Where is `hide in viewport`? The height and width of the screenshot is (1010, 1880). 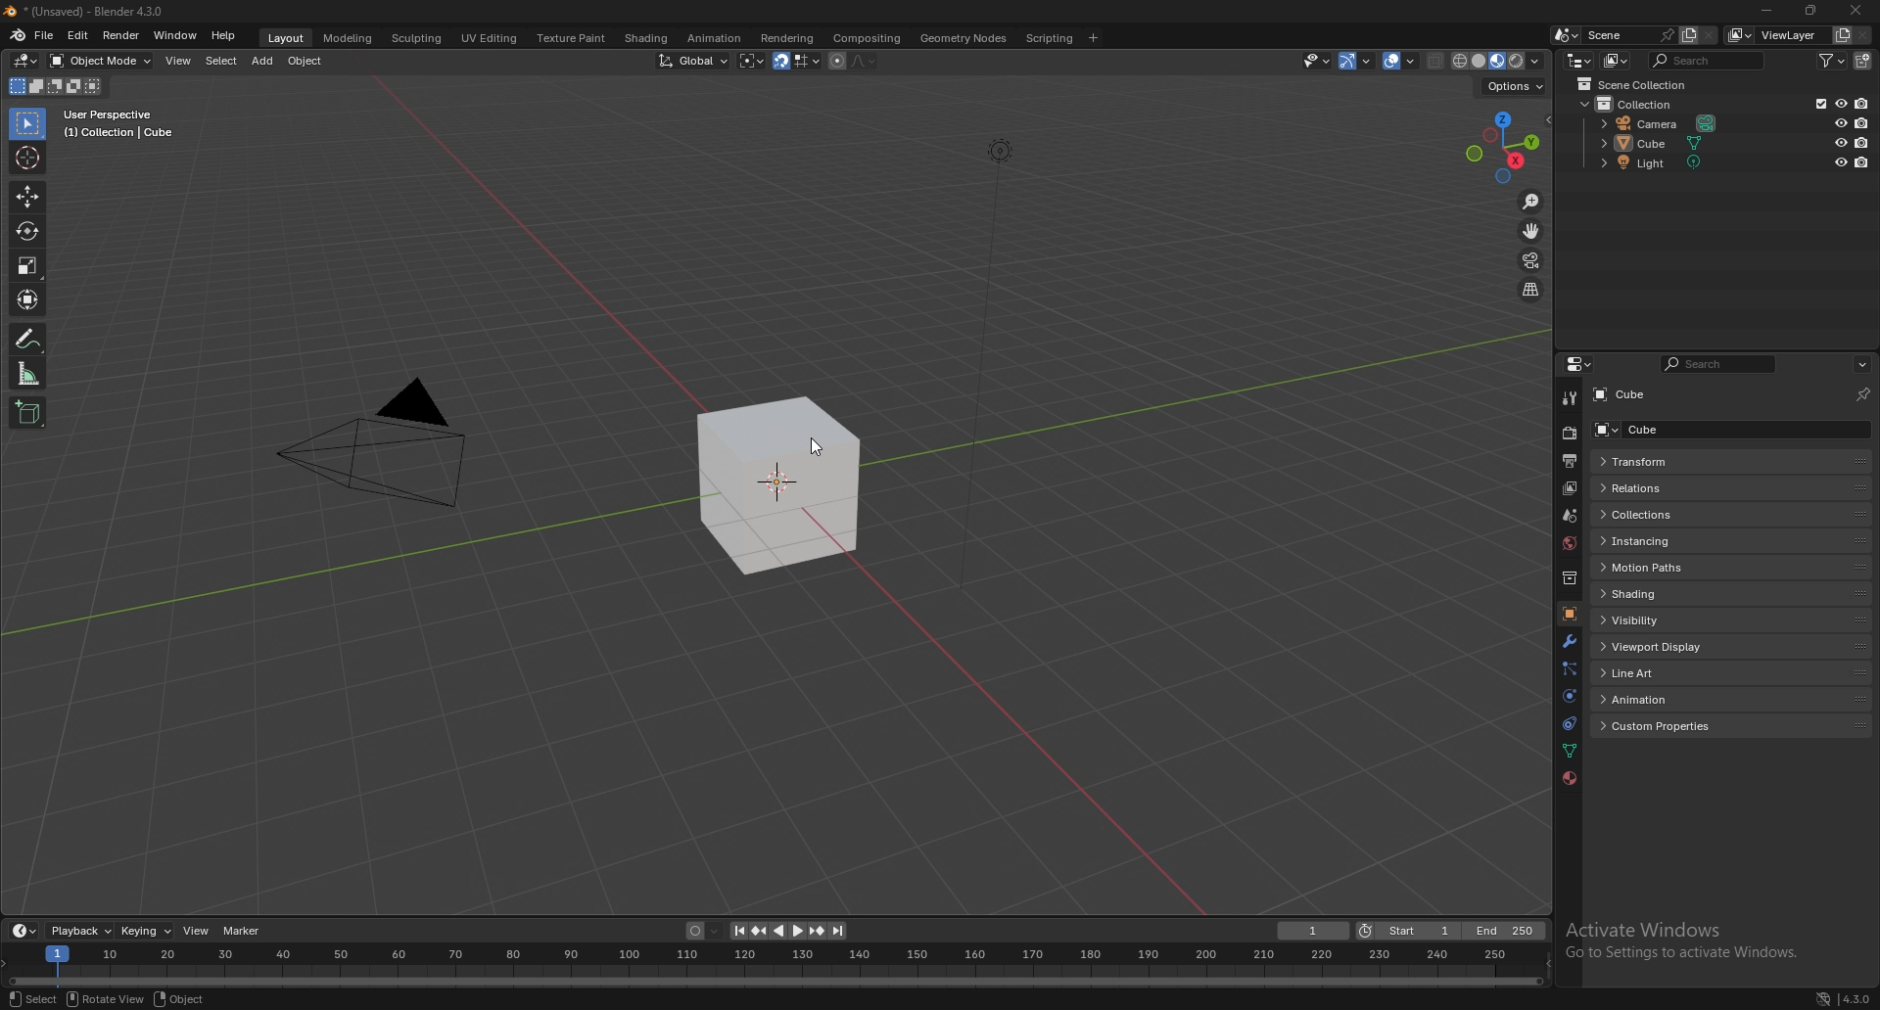
hide in viewport is located at coordinates (1841, 102).